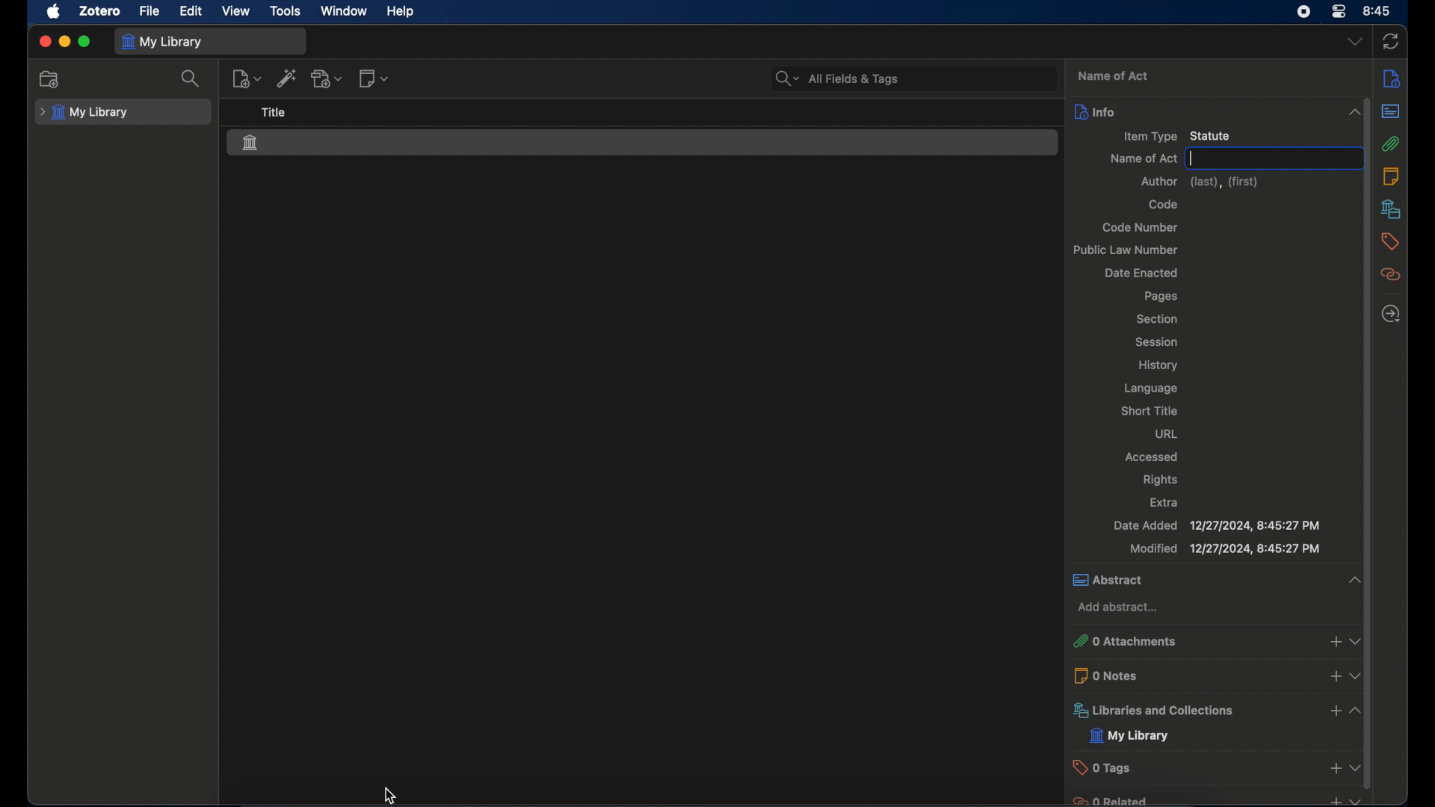 The width and height of the screenshot is (1435, 807). I want to click on notes, so click(1391, 175).